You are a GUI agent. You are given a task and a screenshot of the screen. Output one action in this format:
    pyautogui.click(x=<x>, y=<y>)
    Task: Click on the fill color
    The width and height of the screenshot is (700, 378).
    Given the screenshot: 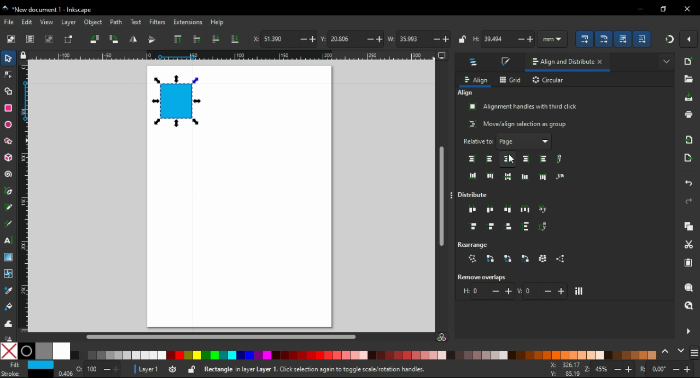 What is the action you would take?
    pyautogui.click(x=28, y=365)
    